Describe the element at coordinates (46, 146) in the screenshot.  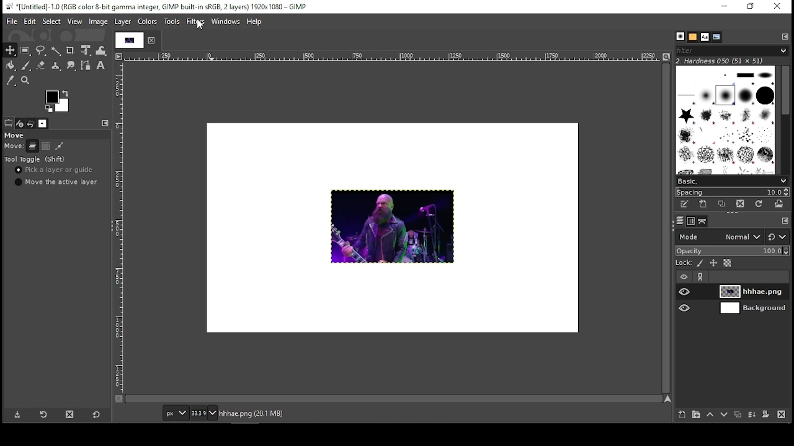
I see `move channels` at that location.